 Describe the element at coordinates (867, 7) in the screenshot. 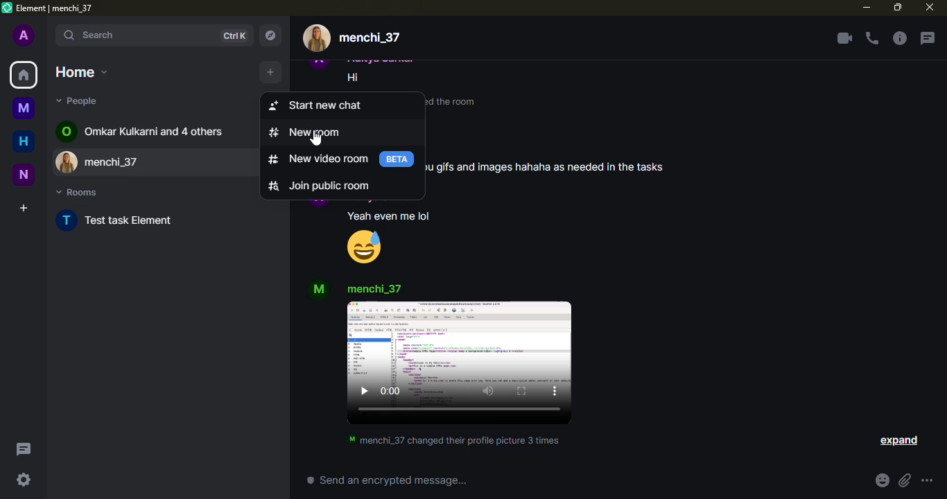

I see `minimize` at that location.